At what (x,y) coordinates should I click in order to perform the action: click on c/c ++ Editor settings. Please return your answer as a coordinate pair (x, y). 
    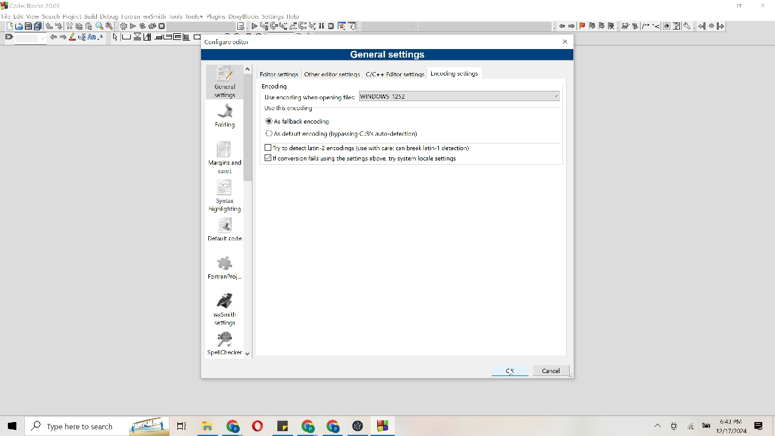
    Looking at the image, I should click on (395, 74).